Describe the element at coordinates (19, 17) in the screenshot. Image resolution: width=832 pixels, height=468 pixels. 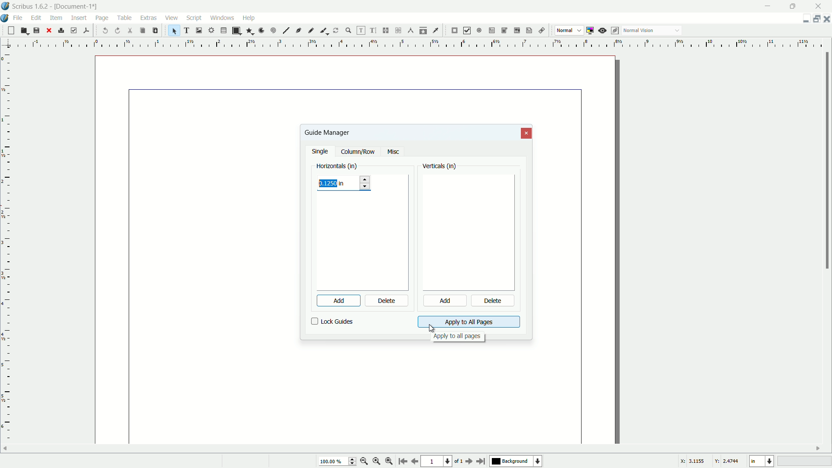
I see `file menu` at that location.